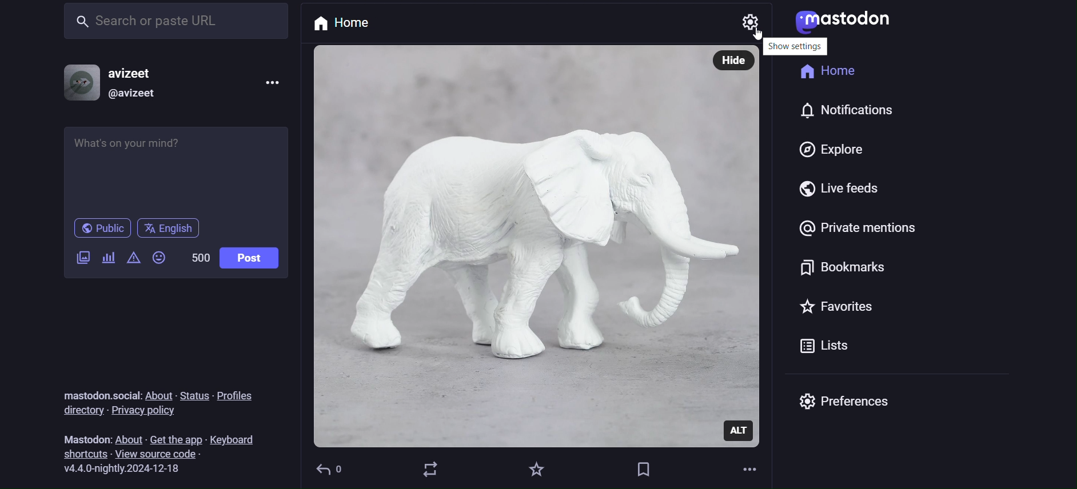 This screenshot has width=1077, height=489. What do you see at coordinates (838, 270) in the screenshot?
I see `Bookmarks` at bounding box center [838, 270].